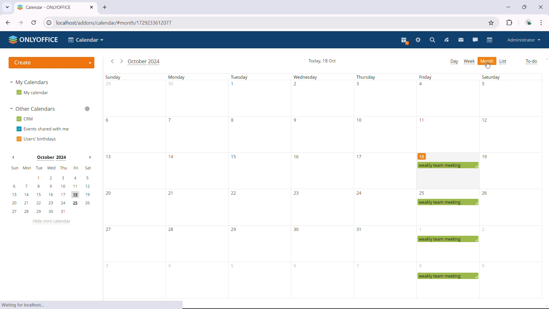 The width and height of the screenshot is (549, 309). What do you see at coordinates (546, 59) in the screenshot?
I see `scroll up in page` at bounding box center [546, 59].